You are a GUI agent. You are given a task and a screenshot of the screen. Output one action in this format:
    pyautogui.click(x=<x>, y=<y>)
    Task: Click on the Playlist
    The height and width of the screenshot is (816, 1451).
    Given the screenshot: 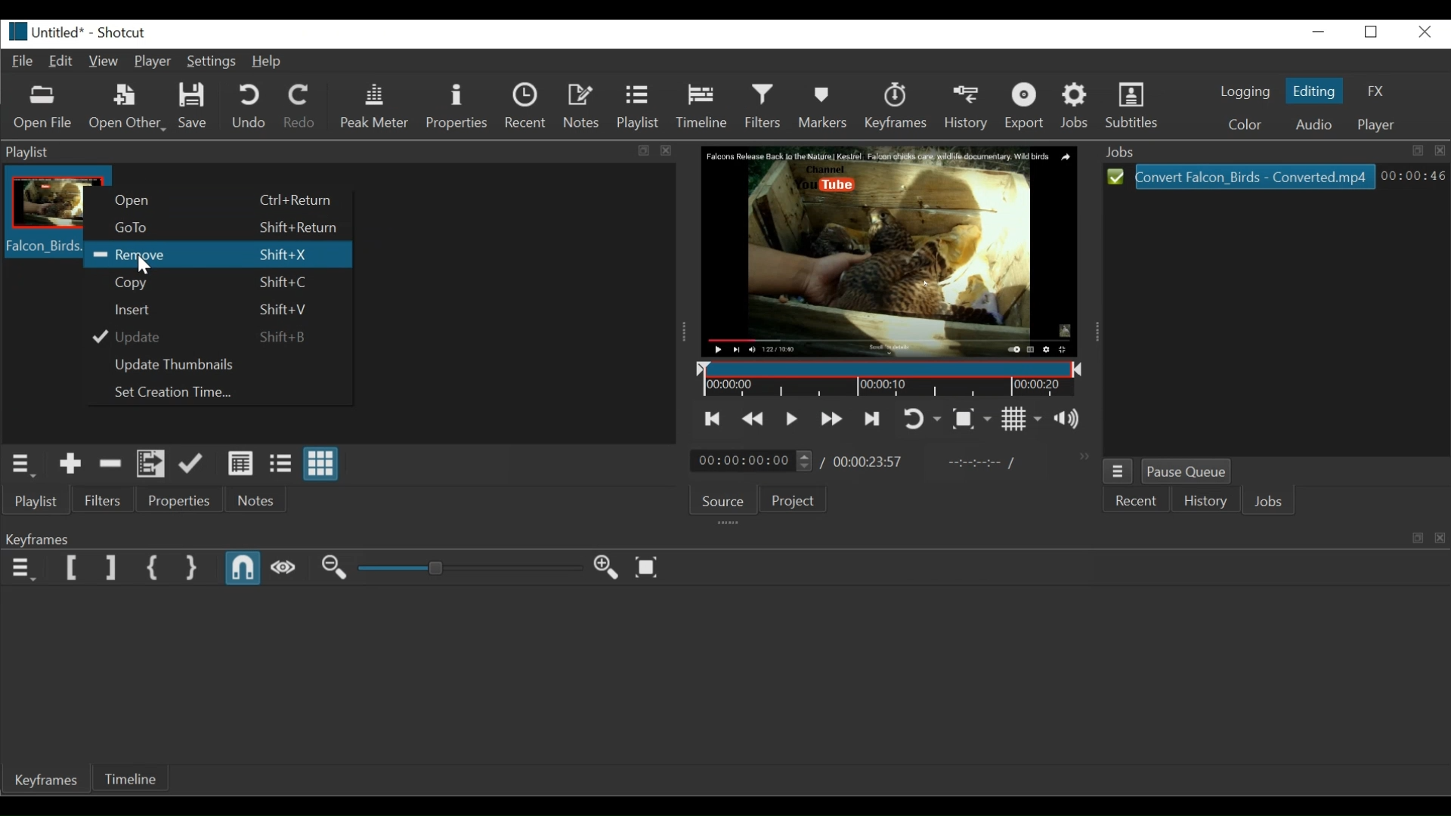 What is the action you would take?
    pyautogui.click(x=640, y=107)
    